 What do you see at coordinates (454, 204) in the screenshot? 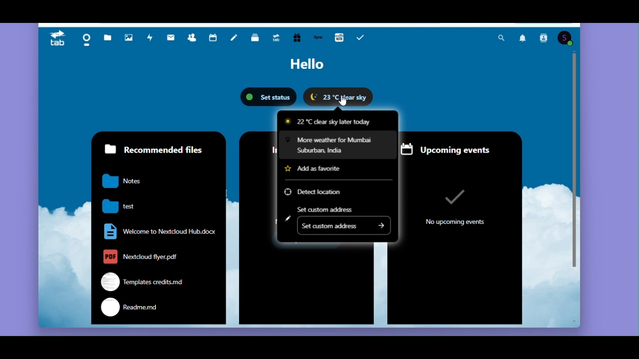
I see `no upcoming events` at bounding box center [454, 204].